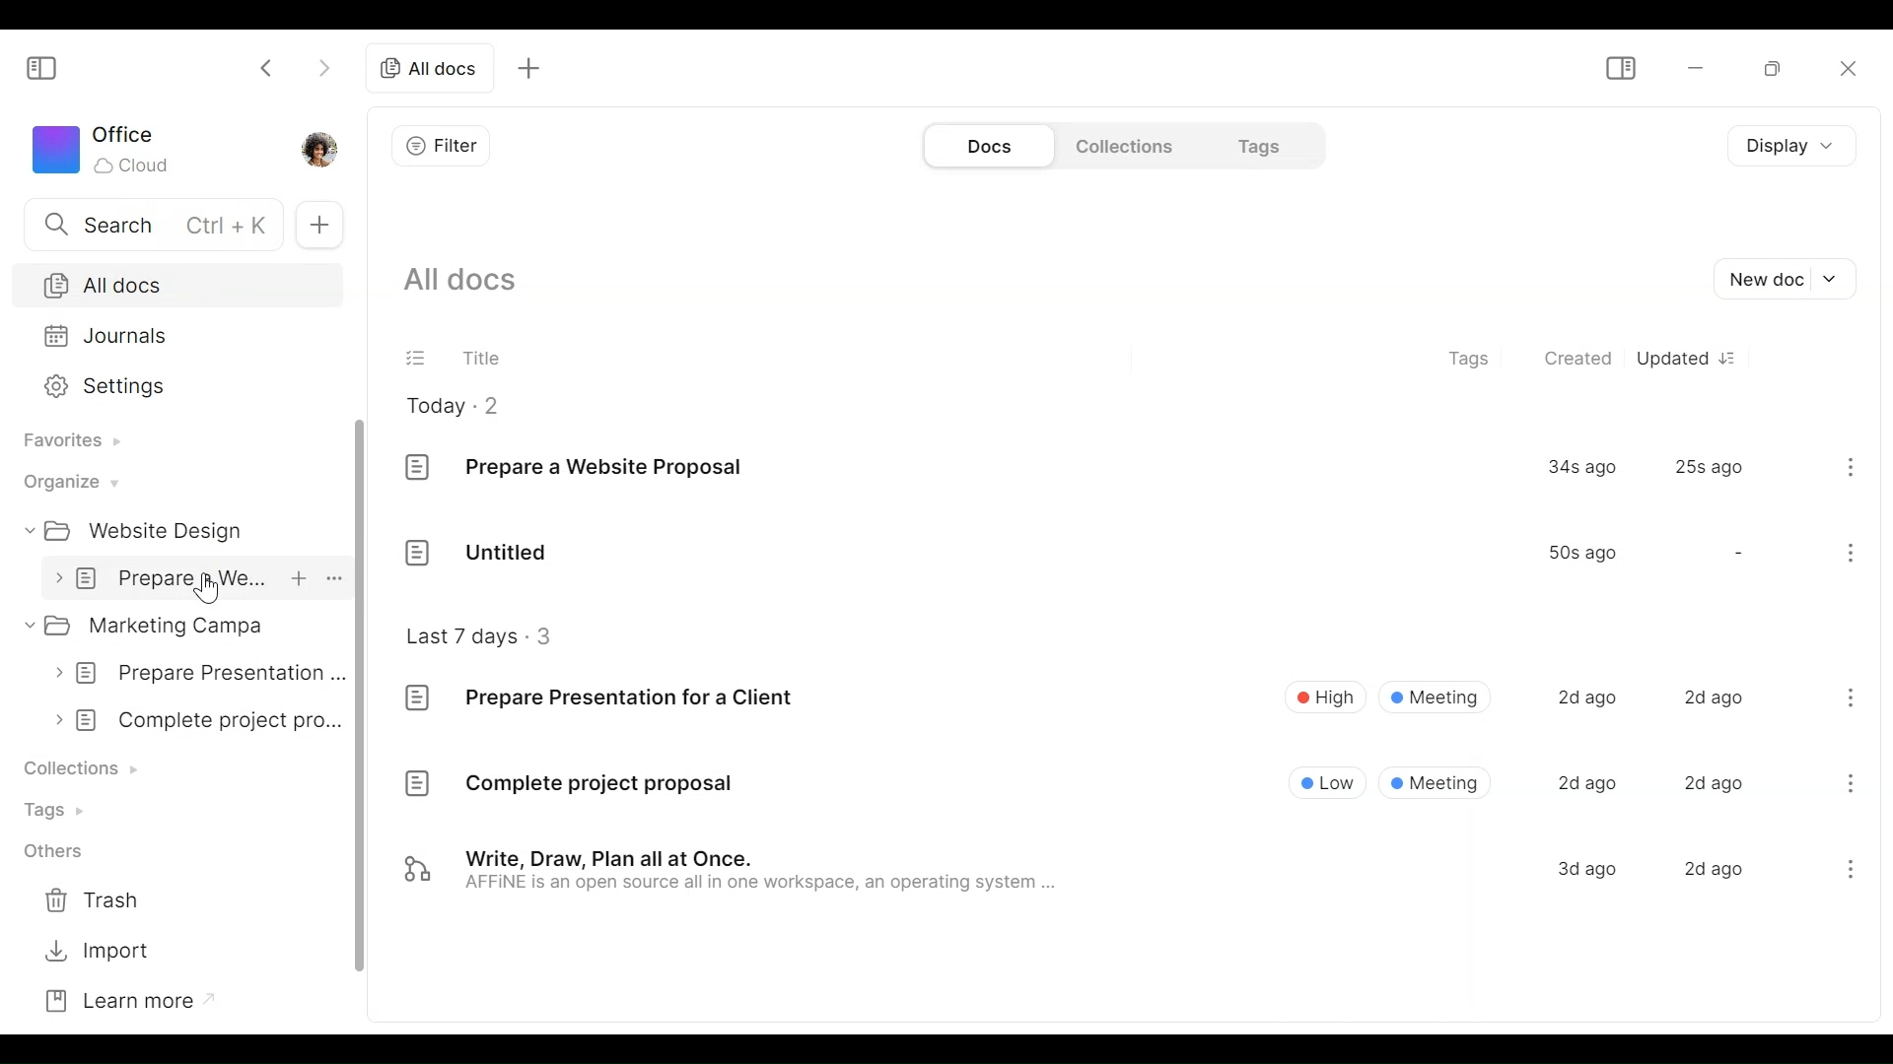  What do you see at coordinates (268, 67) in the screenshot?
I see `Back ` at bounding box center [268, 67].